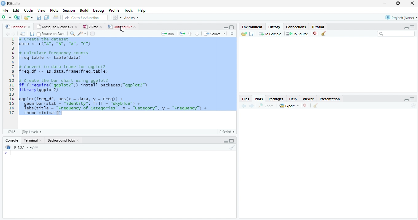  What do you see at coordinates (407, 101) in the screenshot?
I see `Minimize` at bounding box center [407, 101].